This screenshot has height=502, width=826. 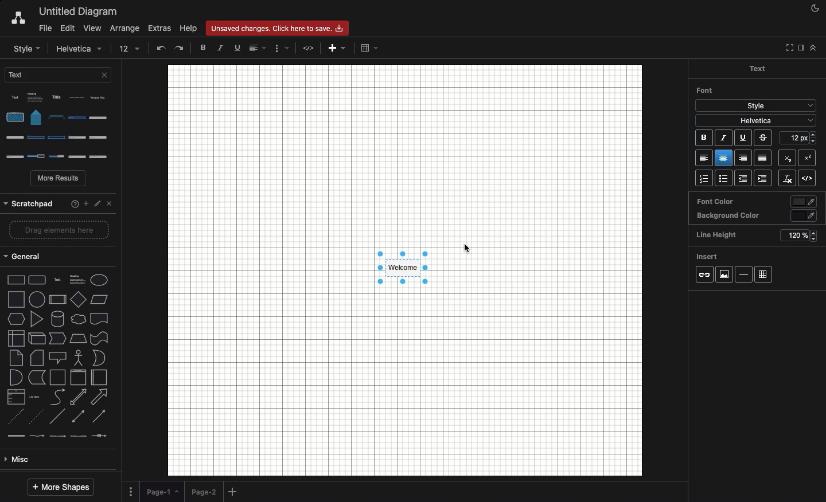 I want to click on Delete, so click(x=180, y=48).